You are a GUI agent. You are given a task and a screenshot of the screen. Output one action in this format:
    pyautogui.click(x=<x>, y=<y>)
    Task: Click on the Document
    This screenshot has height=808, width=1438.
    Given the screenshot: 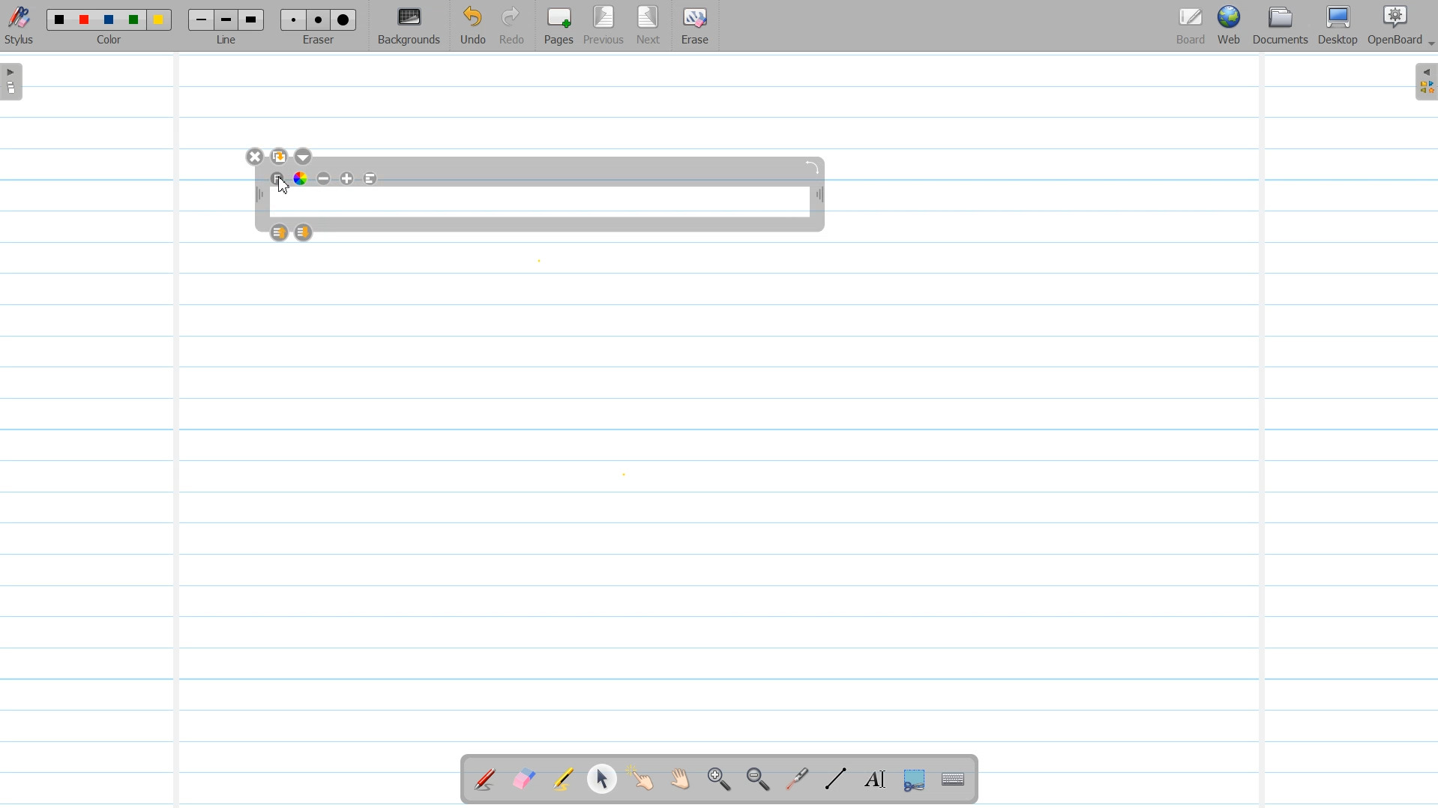 What is the action you would take?
    pyautogui.click(x=1282, y=25)
    